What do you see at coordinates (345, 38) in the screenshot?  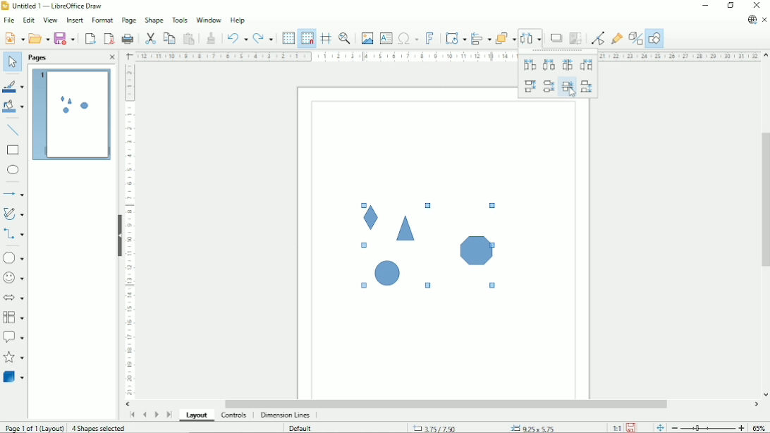 I see `Zoom & pan` at bounding box center [345, 38].